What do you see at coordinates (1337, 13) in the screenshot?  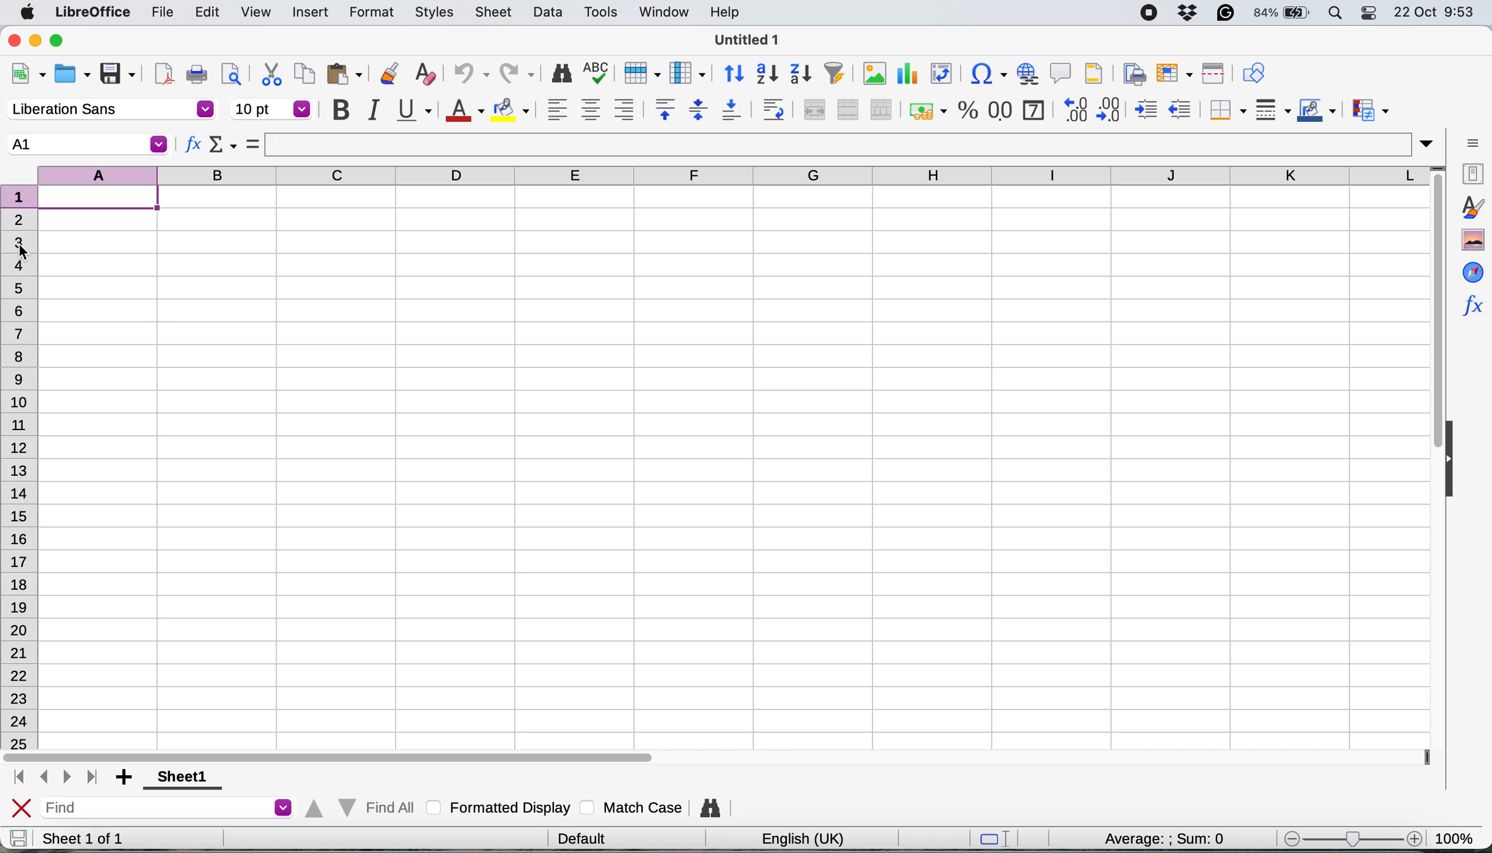 I see `spotlight search` at bounding box center [1337, 13].